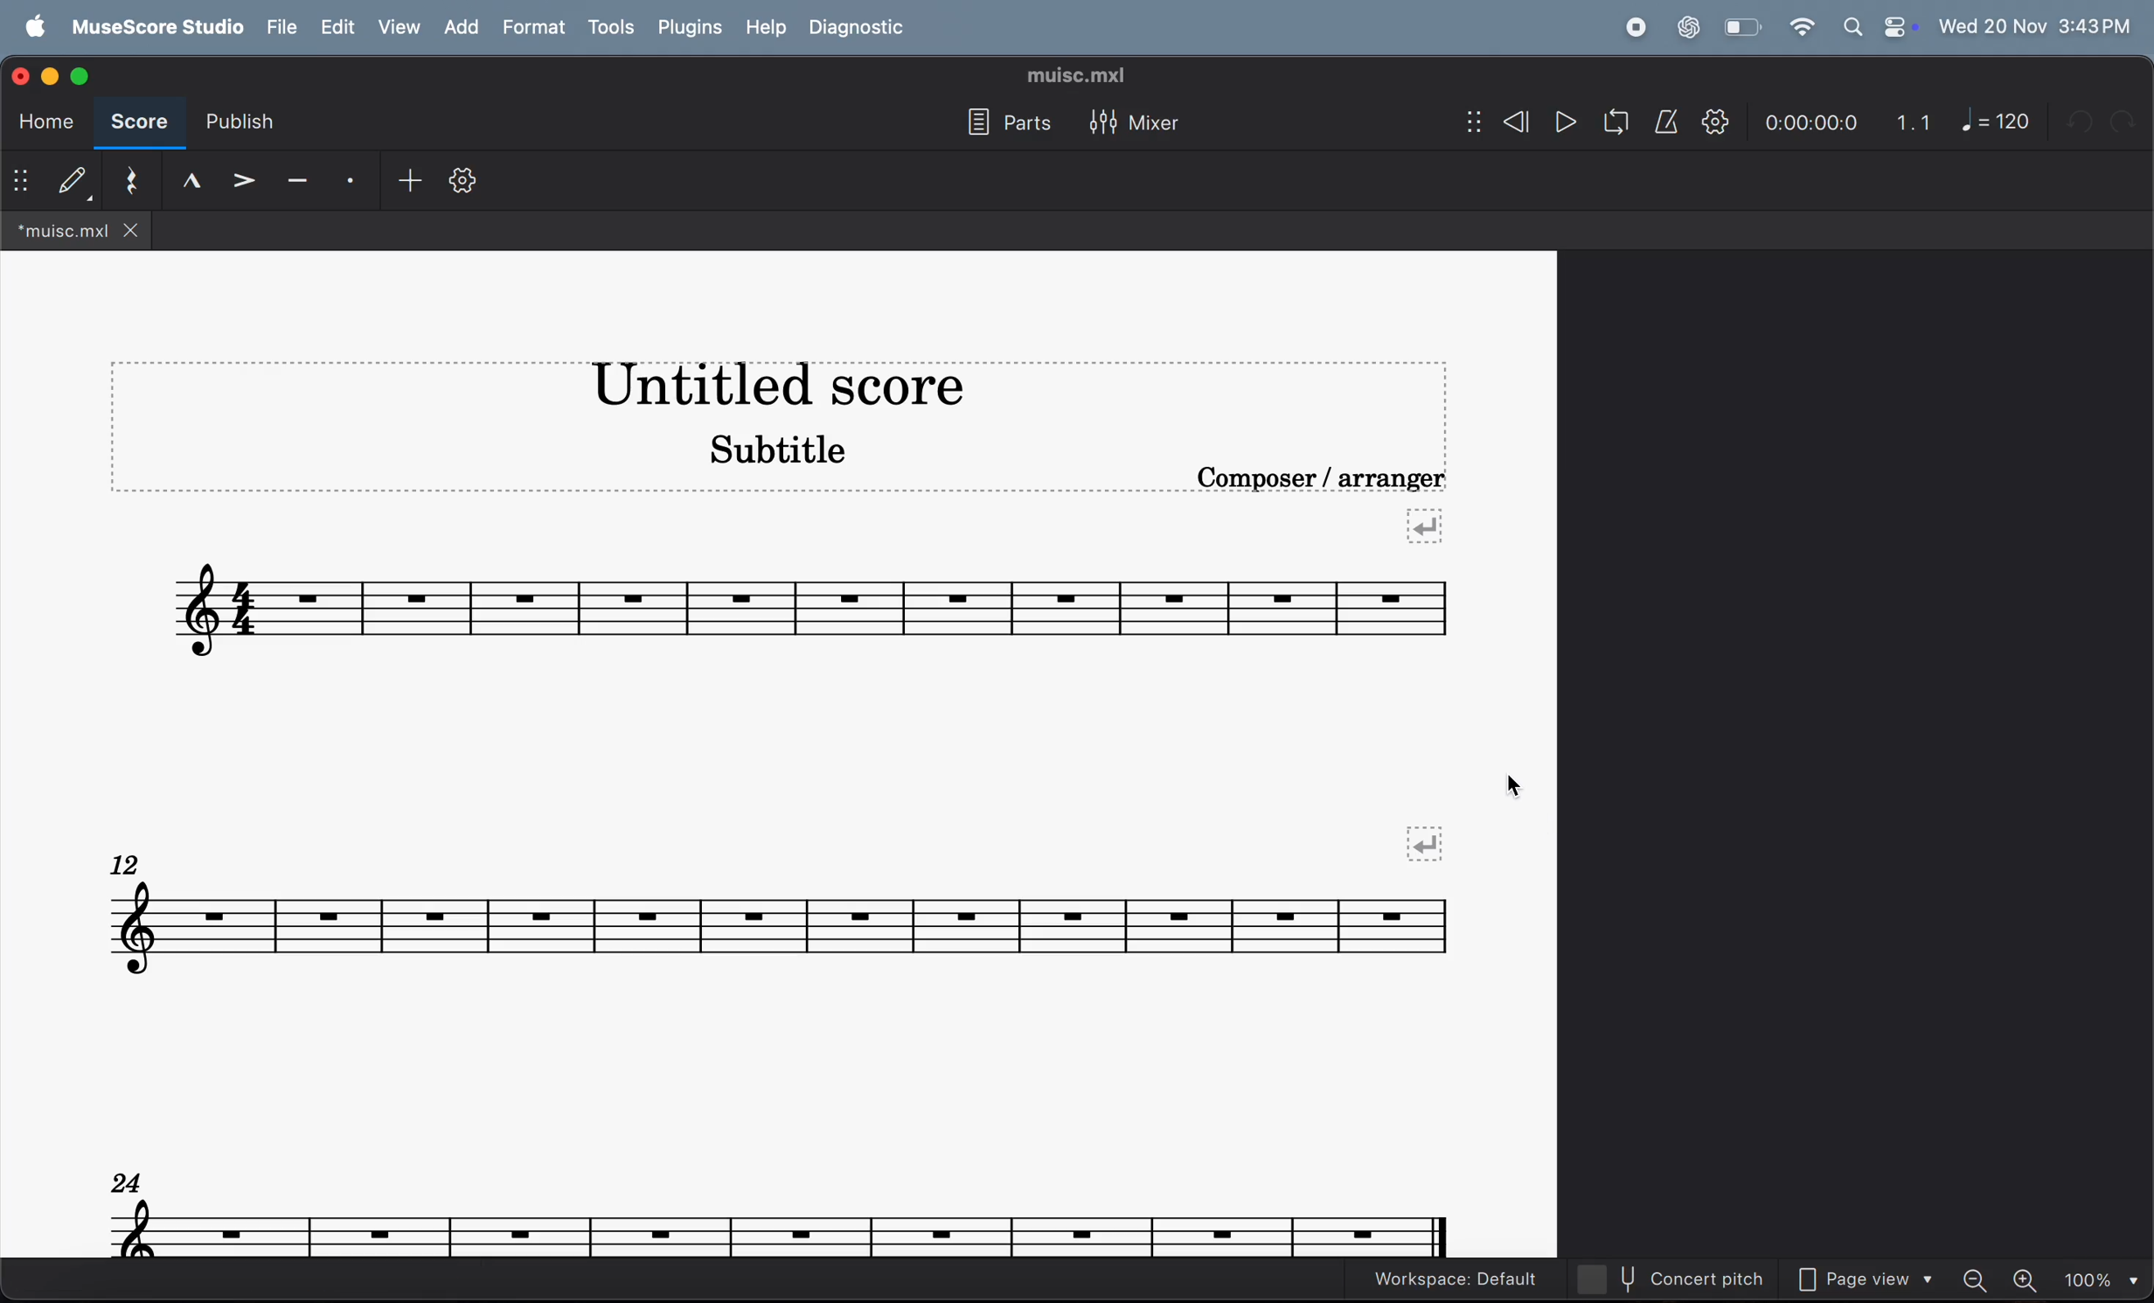 The image size is (2154, 1303). I want to click on redo, so click(2129, 122).